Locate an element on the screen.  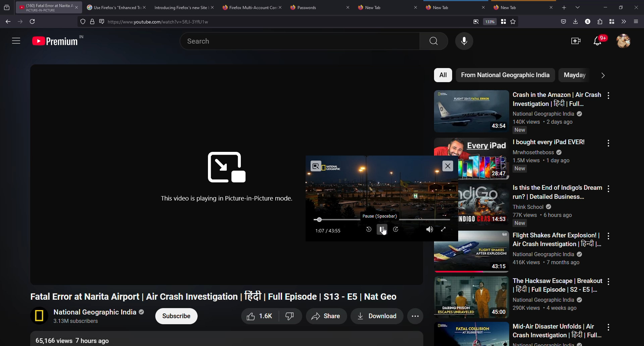
pause is located at coordinates (382, 229).